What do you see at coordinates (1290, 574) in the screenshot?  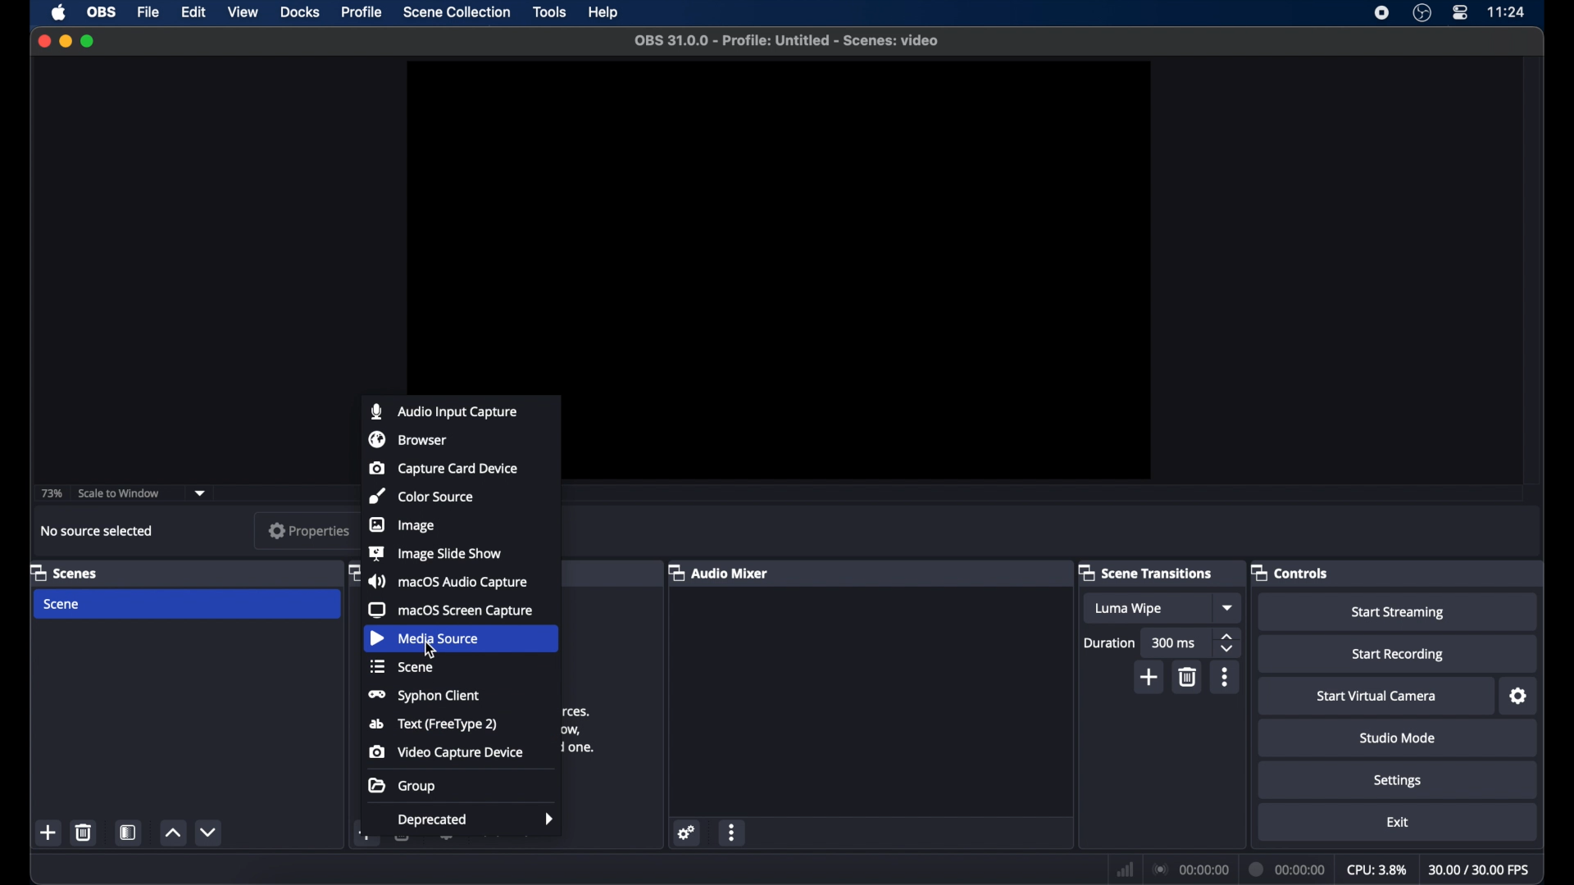 I see `controls` at bounding box center [1290, 574].